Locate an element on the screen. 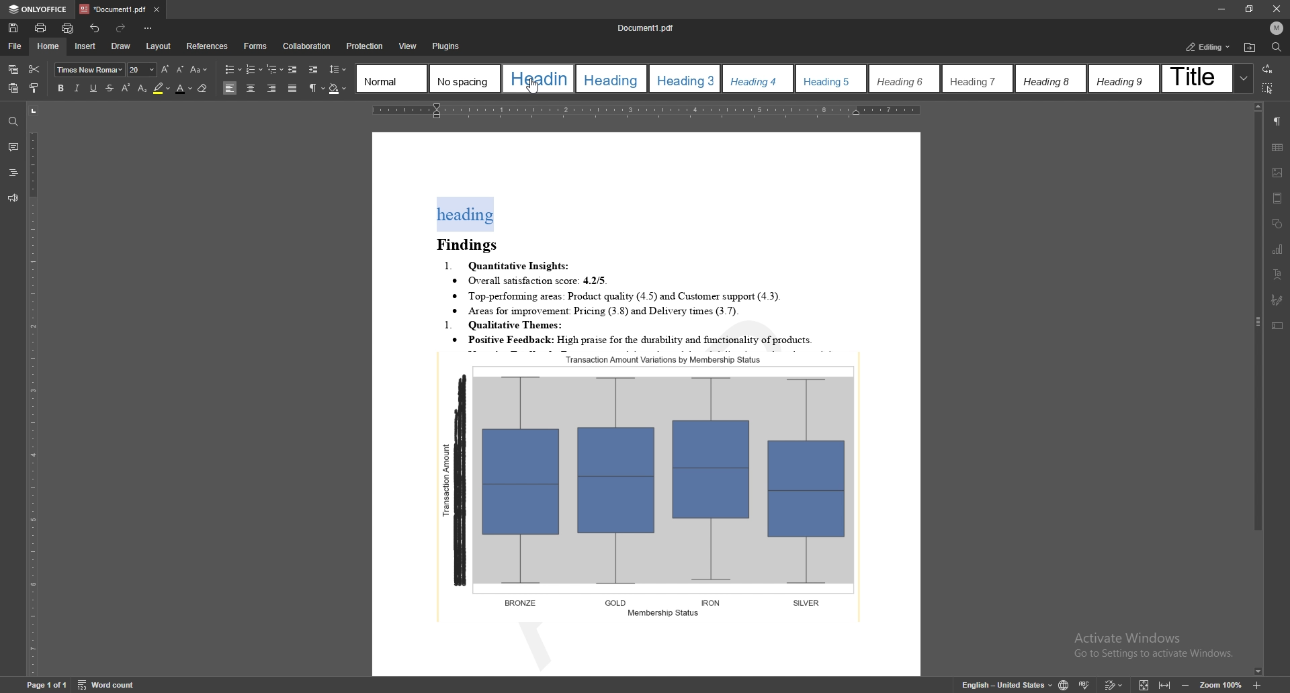  font size is located at coordinates (142, 70).